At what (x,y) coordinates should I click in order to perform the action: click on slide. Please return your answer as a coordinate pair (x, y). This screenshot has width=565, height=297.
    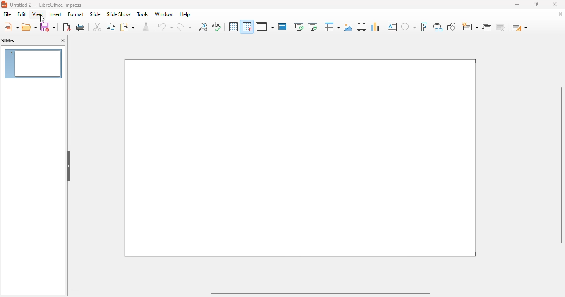
    Looking at the image, I should click on (95, 14).